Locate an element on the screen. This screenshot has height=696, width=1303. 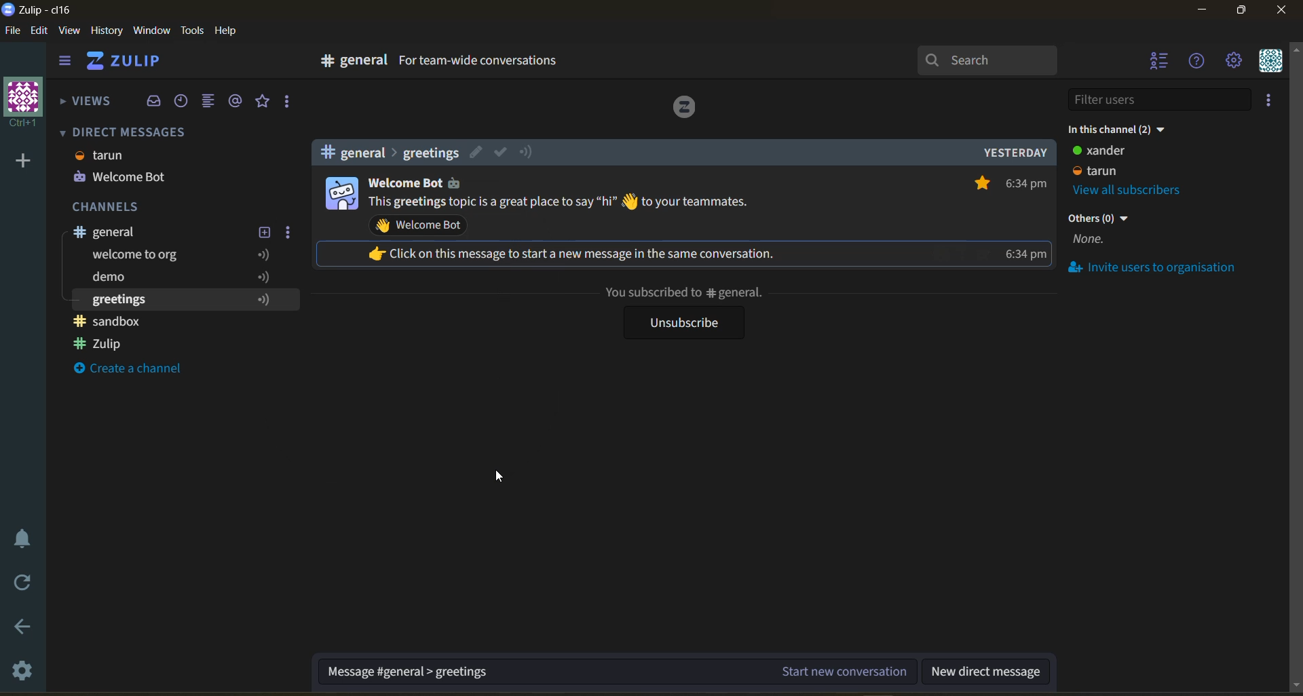
search is located at coordinates (988, 60).